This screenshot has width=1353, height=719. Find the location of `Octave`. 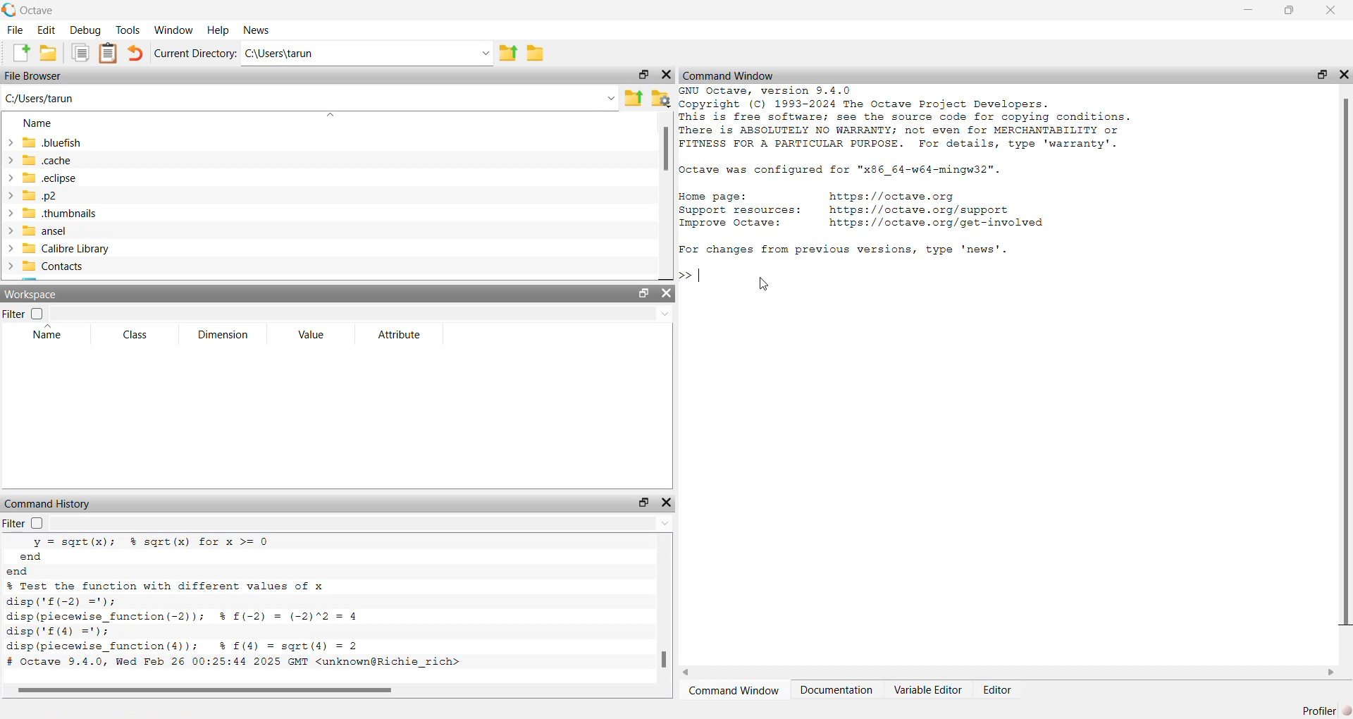

Octave is located at coordinates (35, 10).